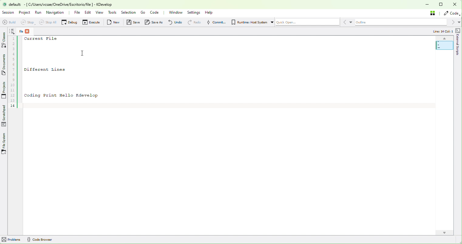  Describe the element at coordinates (39, 12) in the screenshot. I see `Run` at that location.